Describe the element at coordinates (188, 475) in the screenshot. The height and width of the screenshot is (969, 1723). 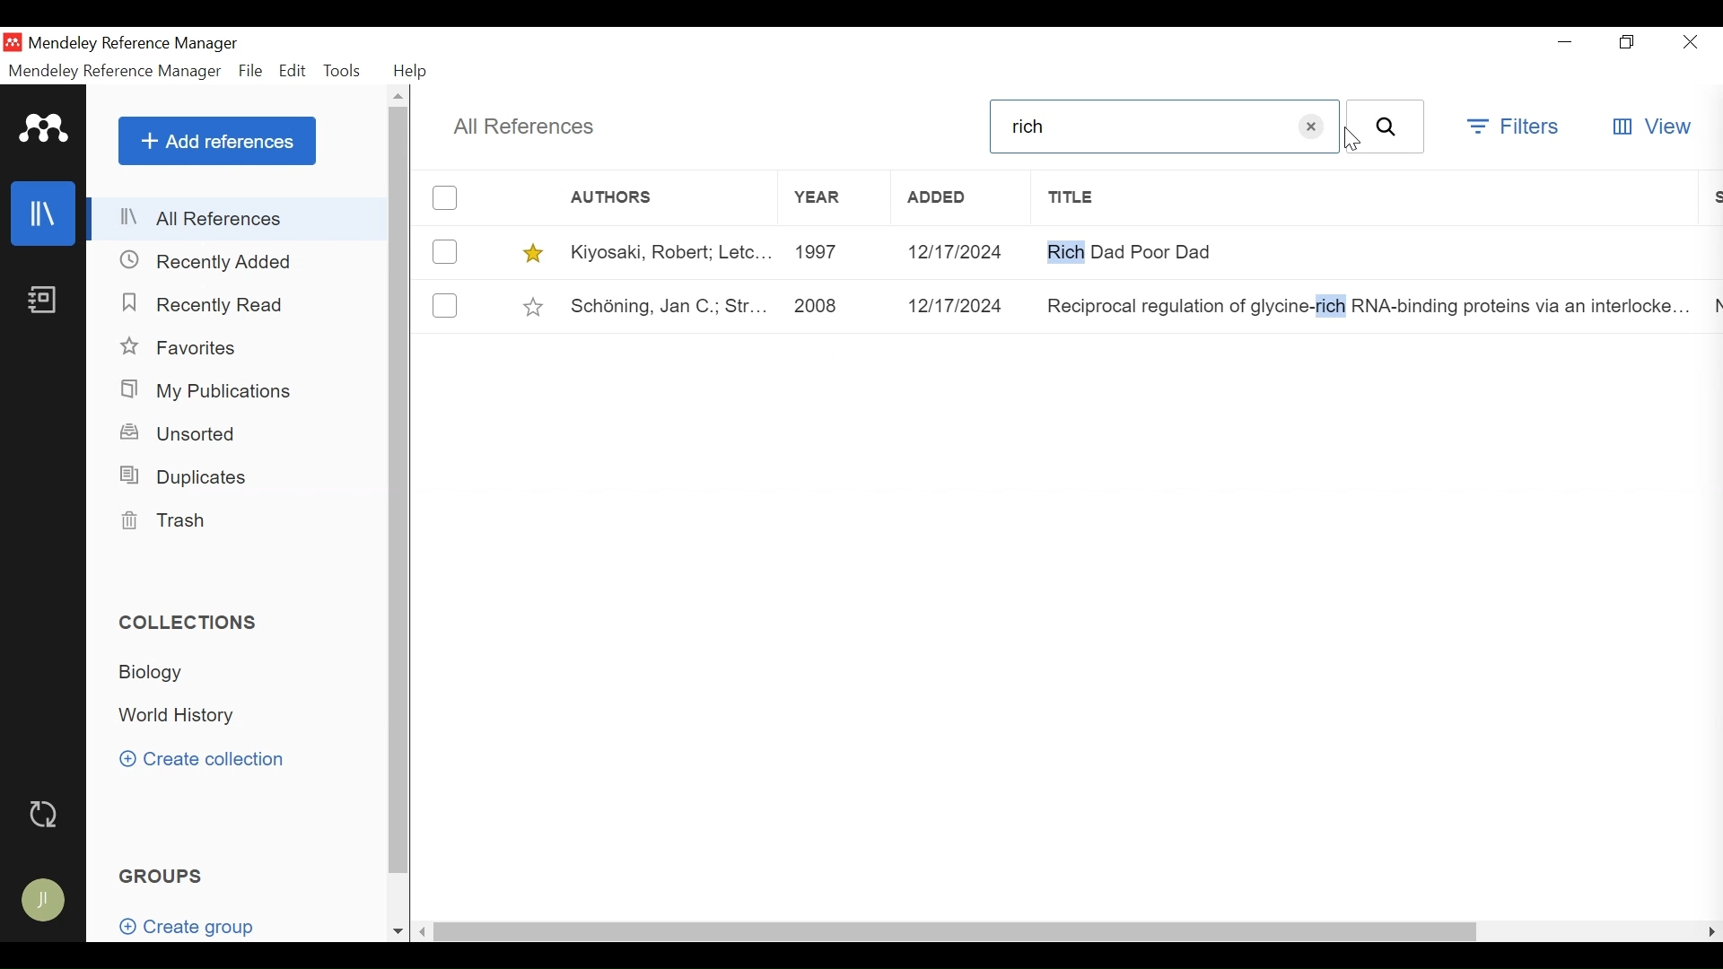
I see `Duplicates` at that location.